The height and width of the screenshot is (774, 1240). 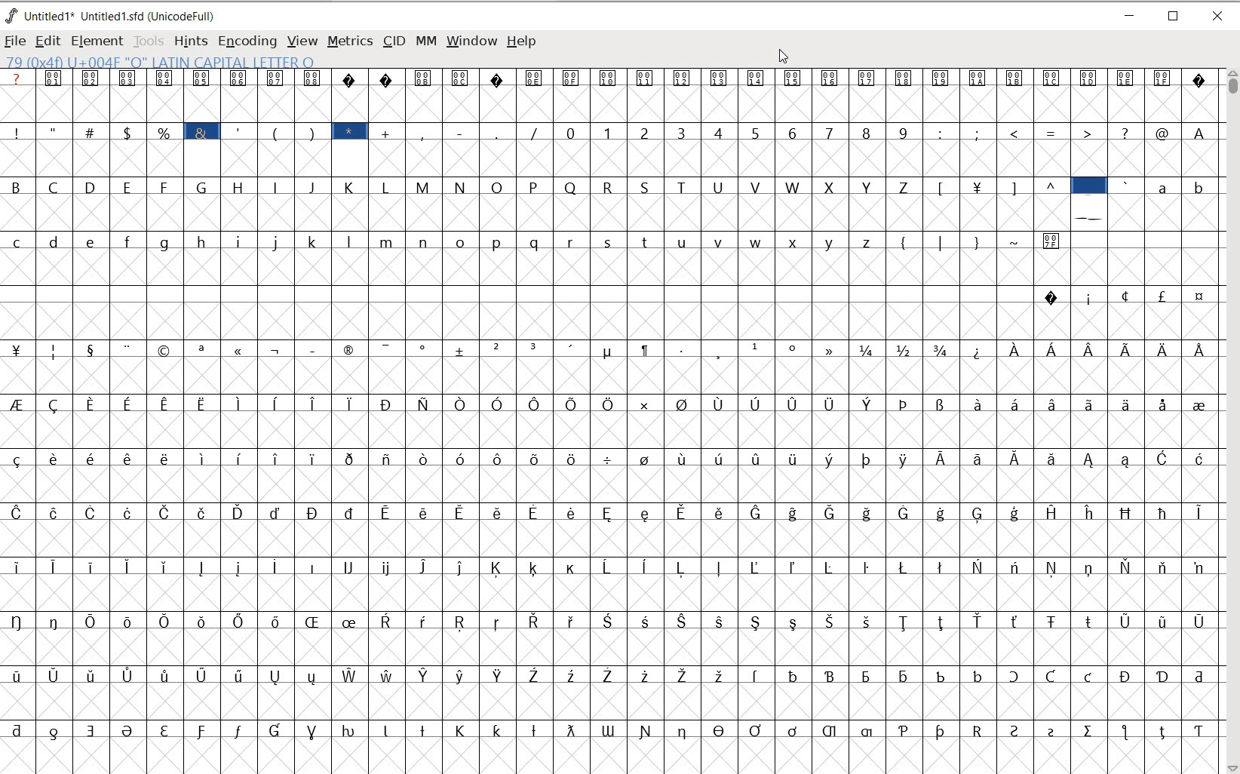 What do you see at coordinates (246, 42) in the screenshot?
I see `ENCODING` at bounding box center [246, 42].